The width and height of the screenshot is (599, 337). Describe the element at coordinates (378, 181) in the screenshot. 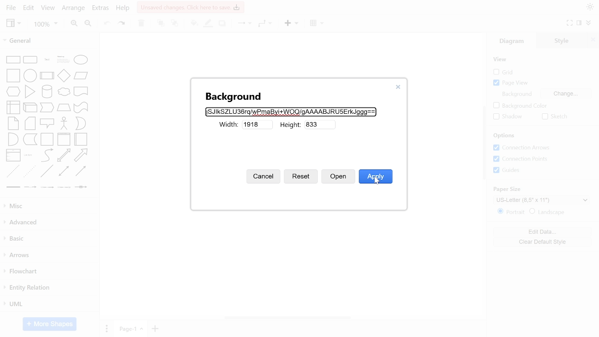

I see `Cursor` at that location.